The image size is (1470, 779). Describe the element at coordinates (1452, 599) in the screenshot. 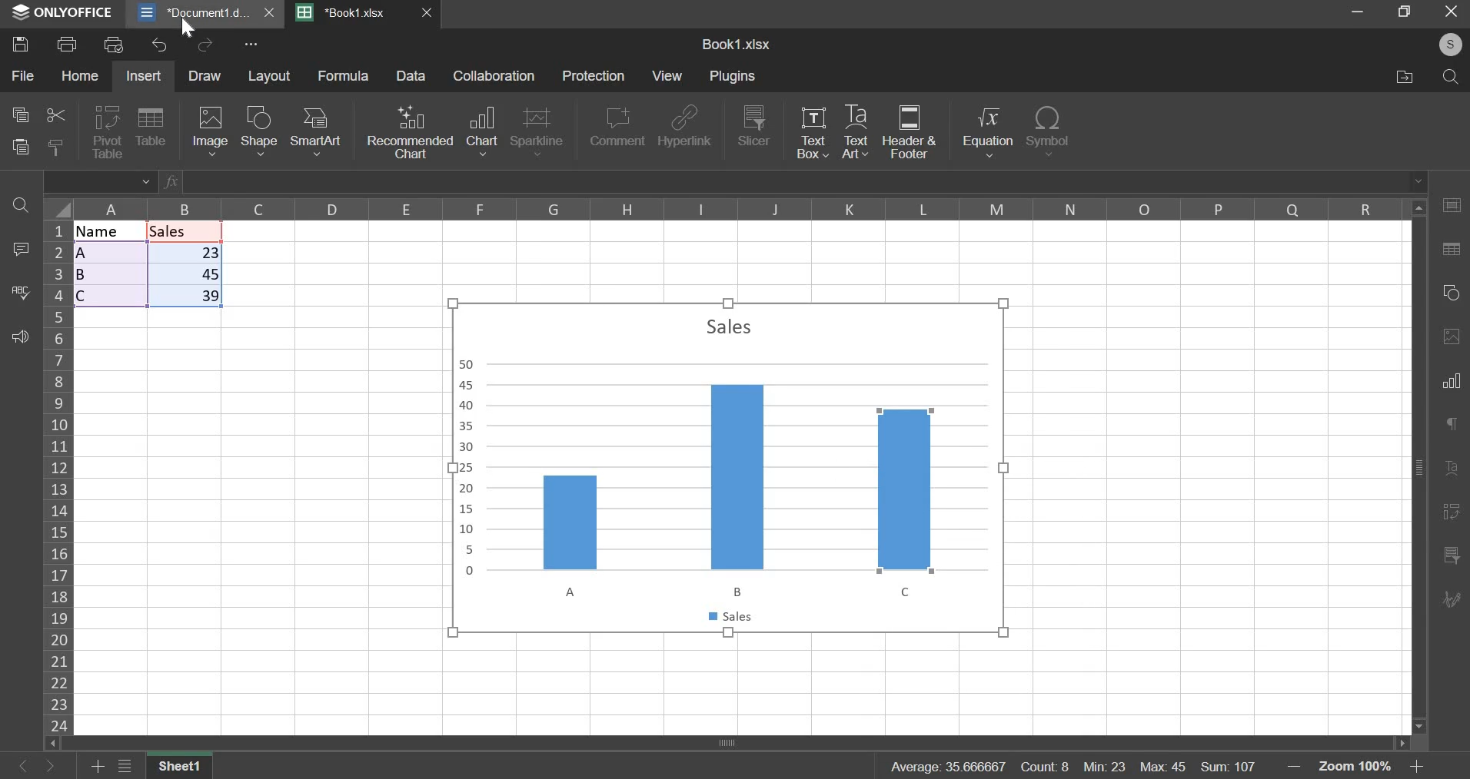

I see `Collaboration/Chat Tool` at that location.